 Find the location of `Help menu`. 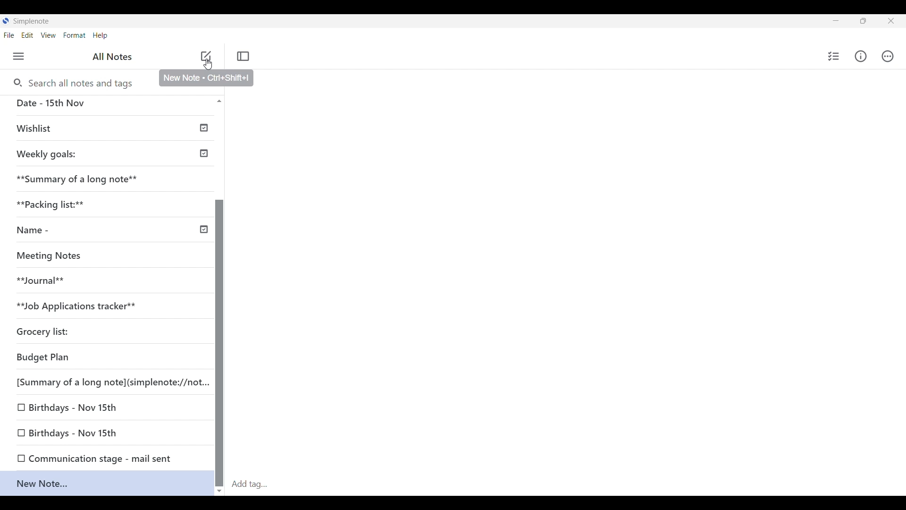

Help menu is located at coordinates (101, 35).